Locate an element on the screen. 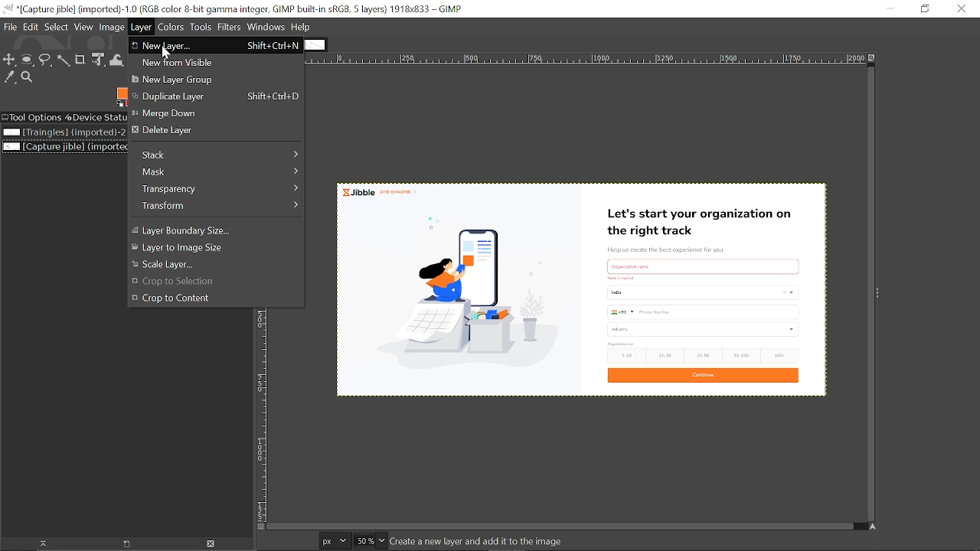 The image size is (980, 551). Crop to Selection is located at coordinates (205, 280).